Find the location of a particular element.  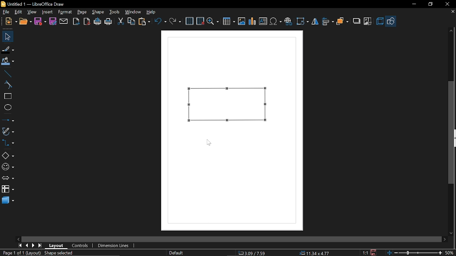

insert is located at coordinates (48, 12).